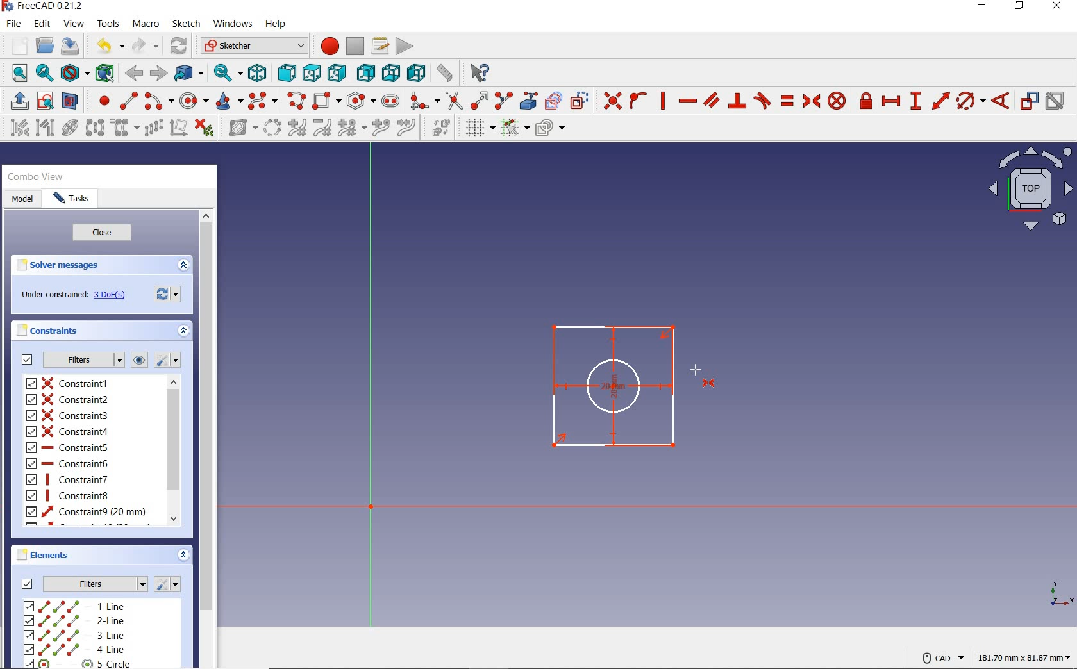  Describe the element at coordinates (264, 100) in the screenshot. I see `create B-spline` at that location.